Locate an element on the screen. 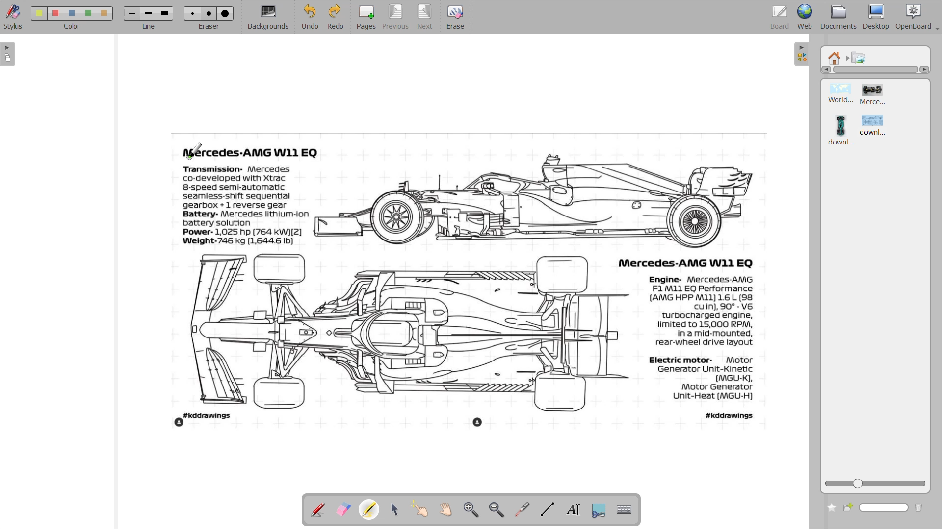 The image size is (942, 529). redo is located at coordinates (338, 17).